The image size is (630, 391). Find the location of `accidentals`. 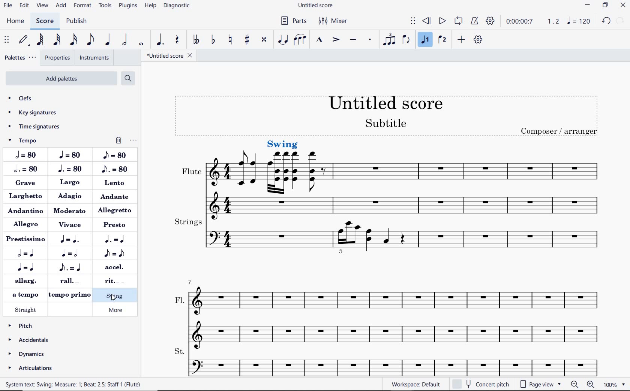

accidentals is located at coordinates (29, 340).